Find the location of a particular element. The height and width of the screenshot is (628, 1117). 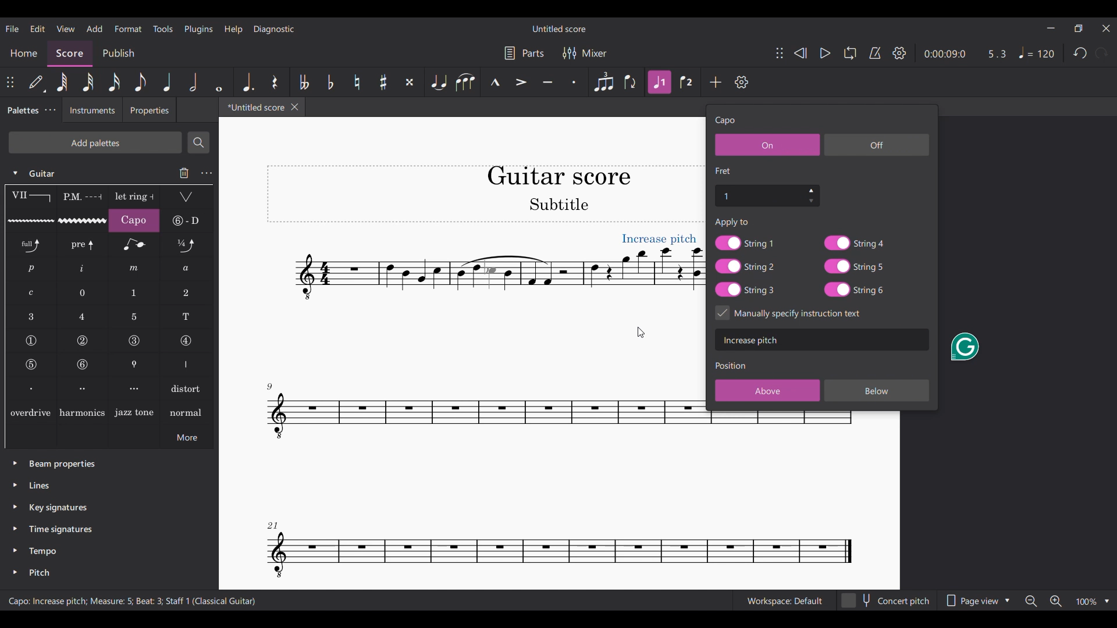

Guitar is located at coordinates (45, 173).